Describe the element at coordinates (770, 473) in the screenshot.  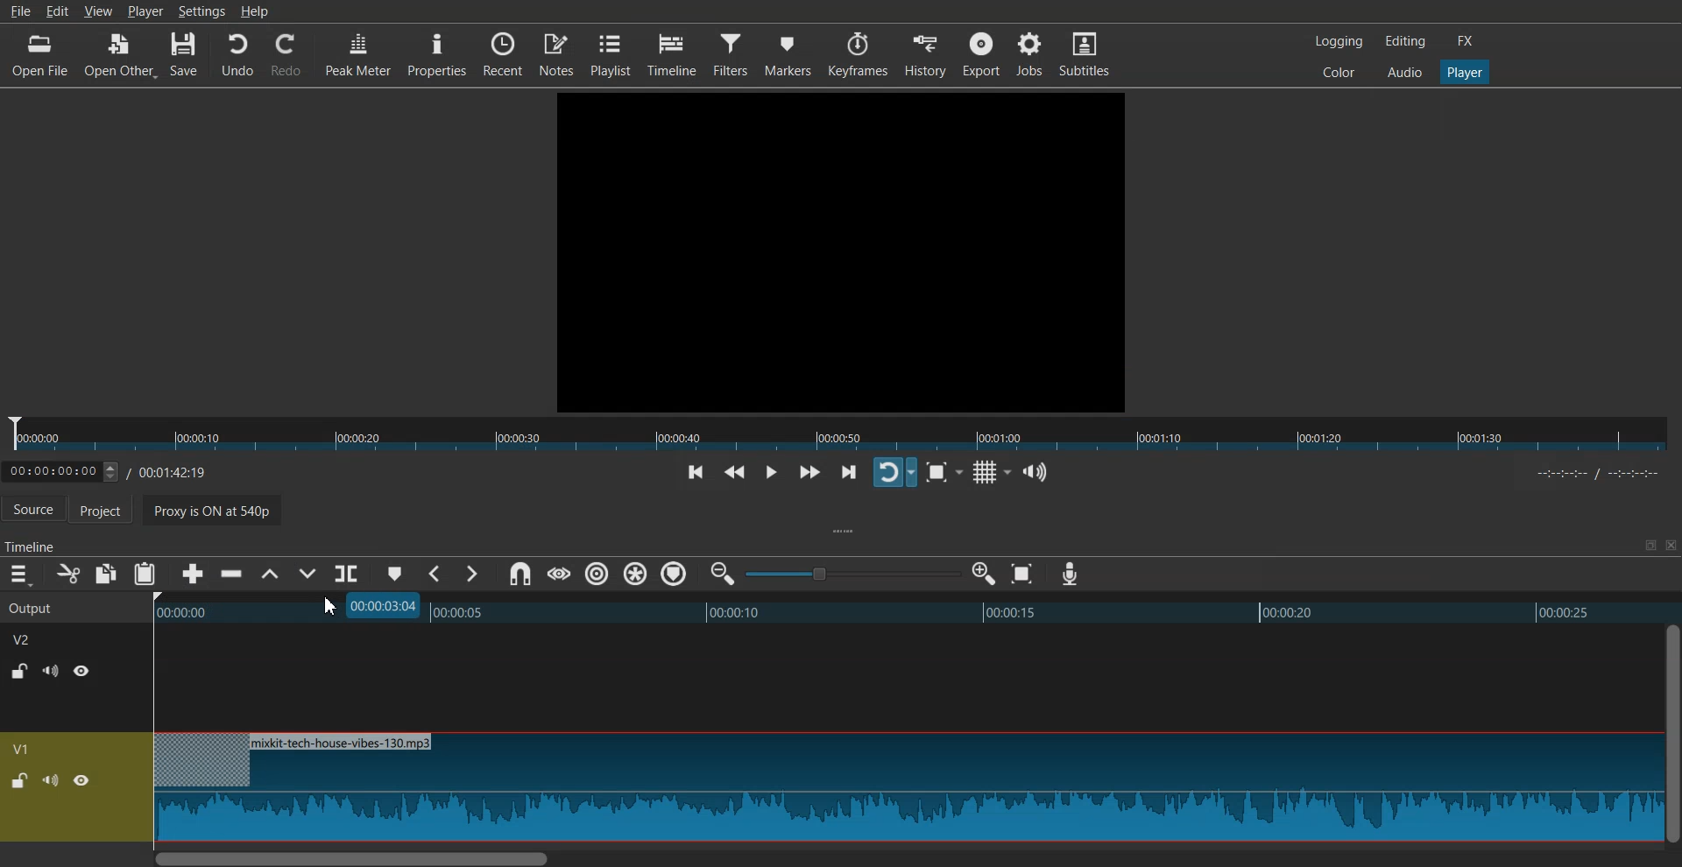
I see `Toggle play or pause` at that location.